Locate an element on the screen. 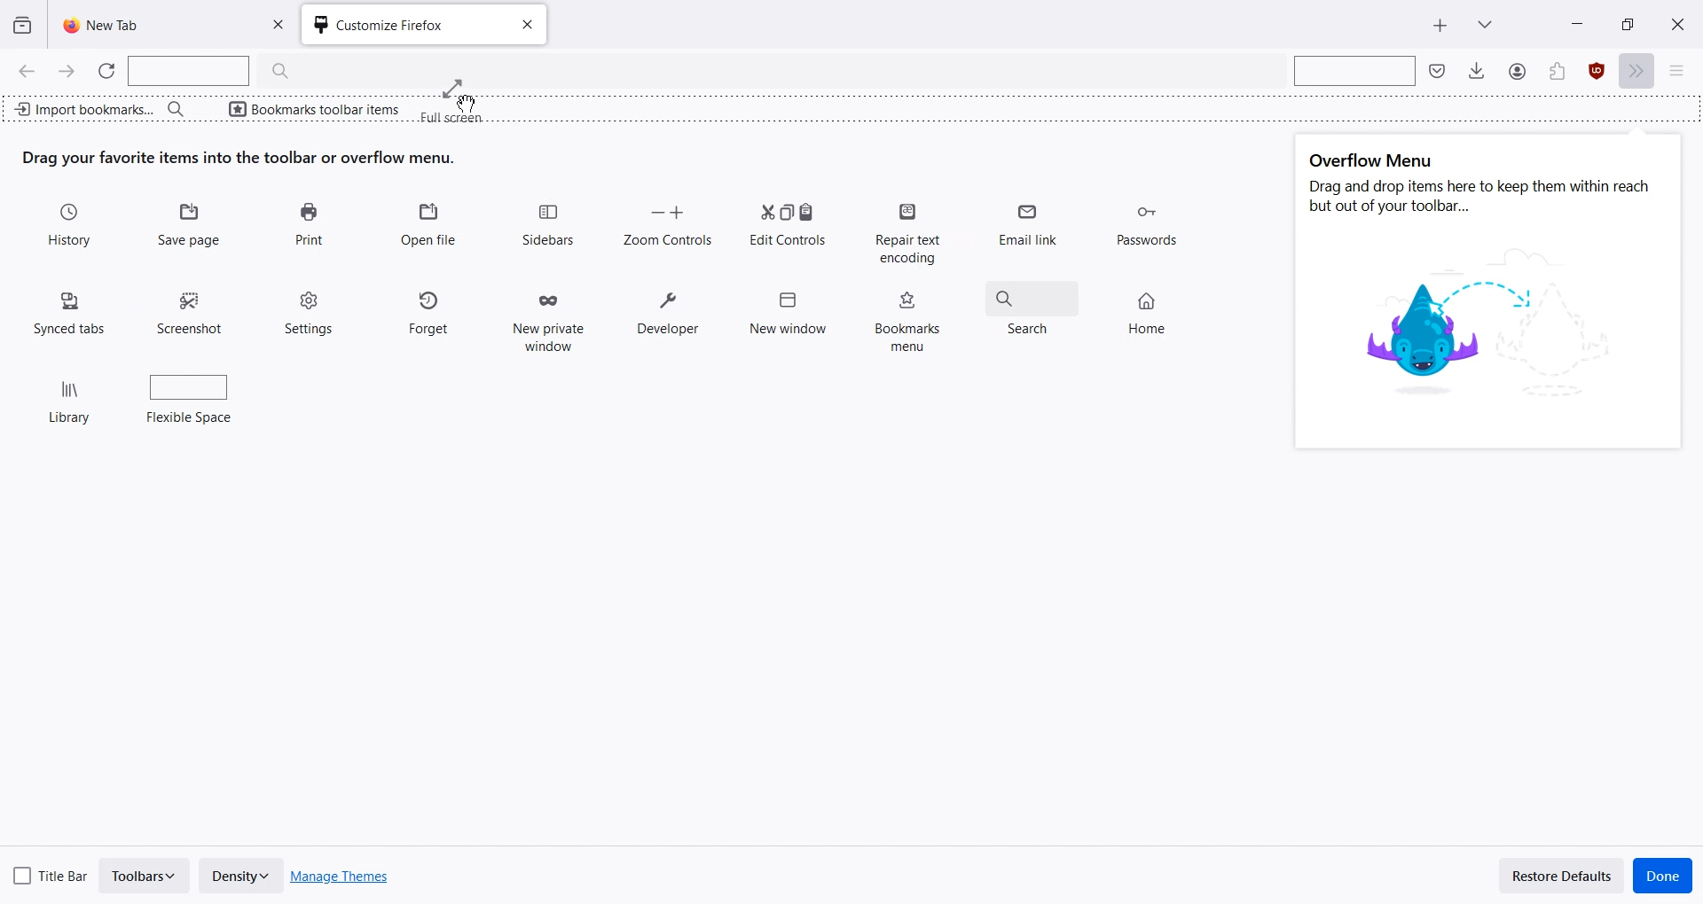  Manage Themes is located at coordinates (341, 877).